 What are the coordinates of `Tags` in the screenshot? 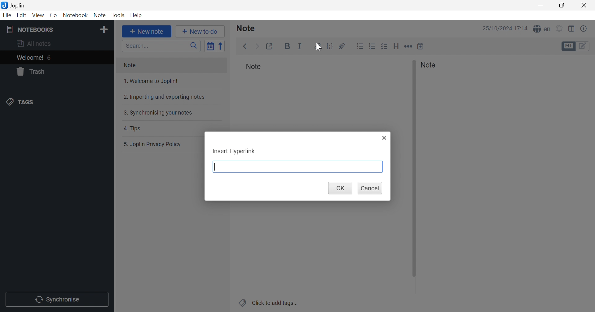 It's located at (55, 102).